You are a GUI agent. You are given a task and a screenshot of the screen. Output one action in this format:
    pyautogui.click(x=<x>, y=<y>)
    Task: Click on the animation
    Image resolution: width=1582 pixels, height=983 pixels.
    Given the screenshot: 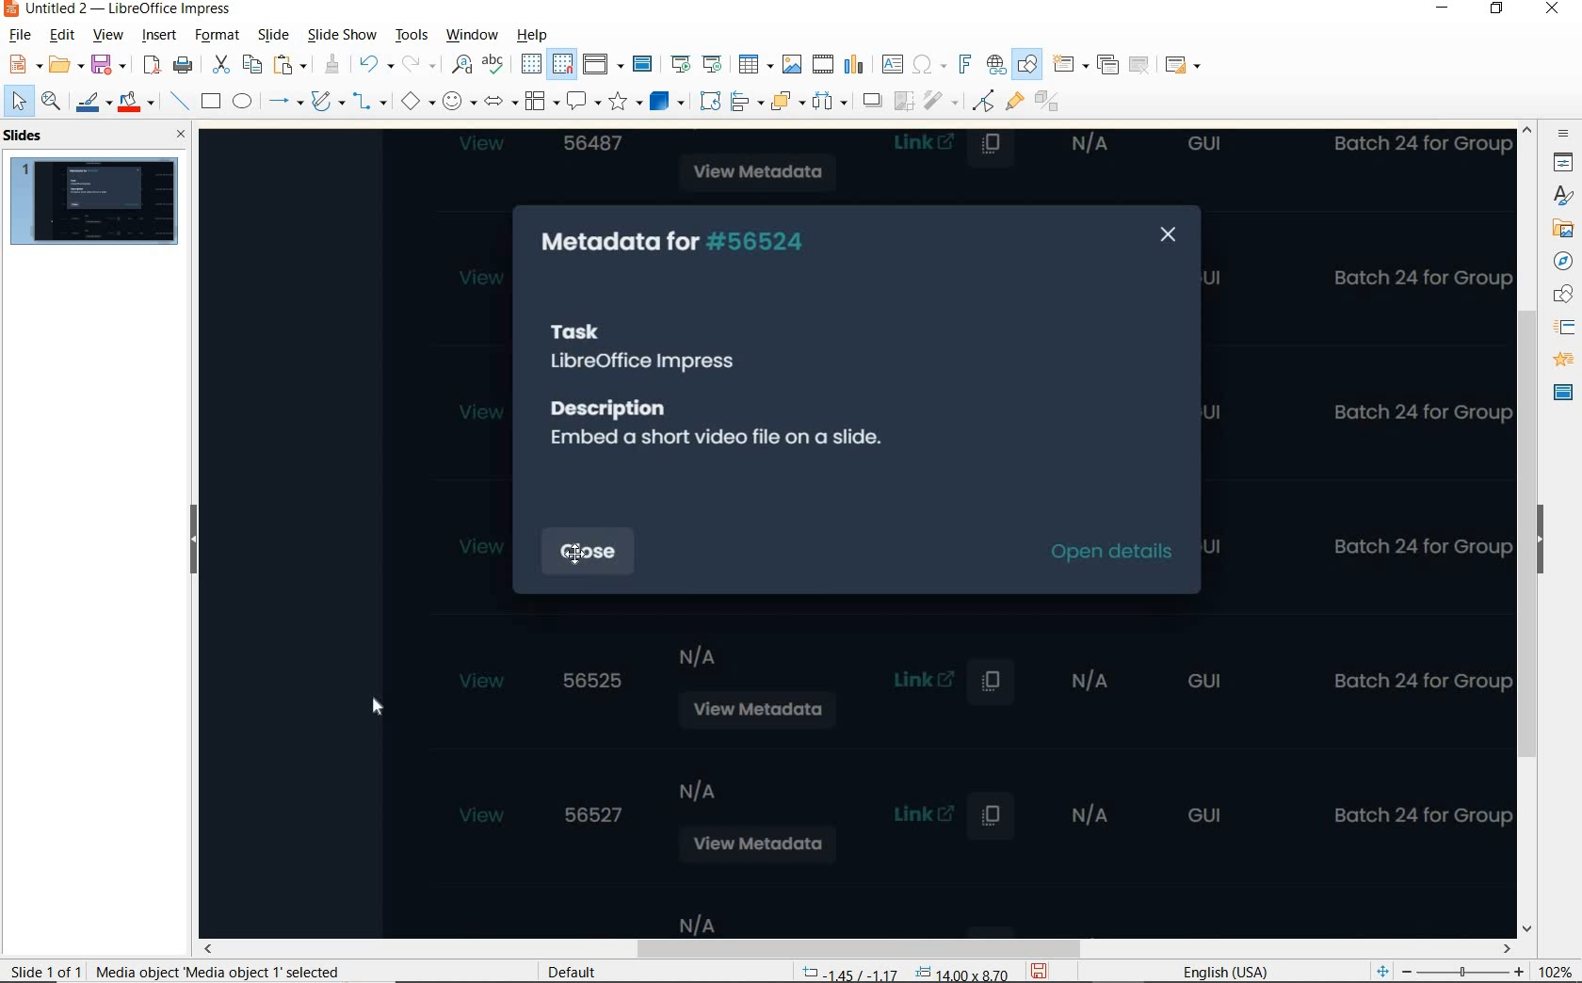 What is the action you would take?
    pyautogui.click(x=1564, y=194)
    